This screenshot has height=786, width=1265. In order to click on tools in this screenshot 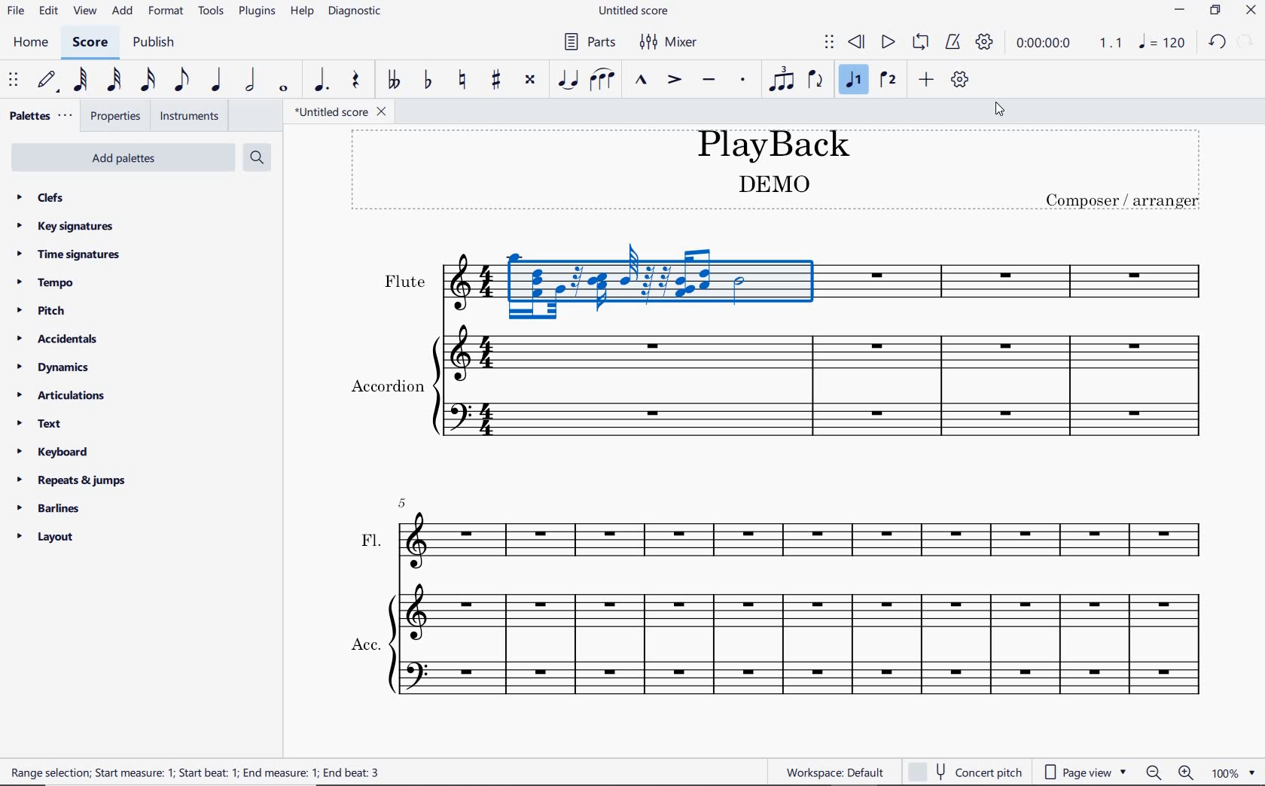, I will do `click(211, 11)`.